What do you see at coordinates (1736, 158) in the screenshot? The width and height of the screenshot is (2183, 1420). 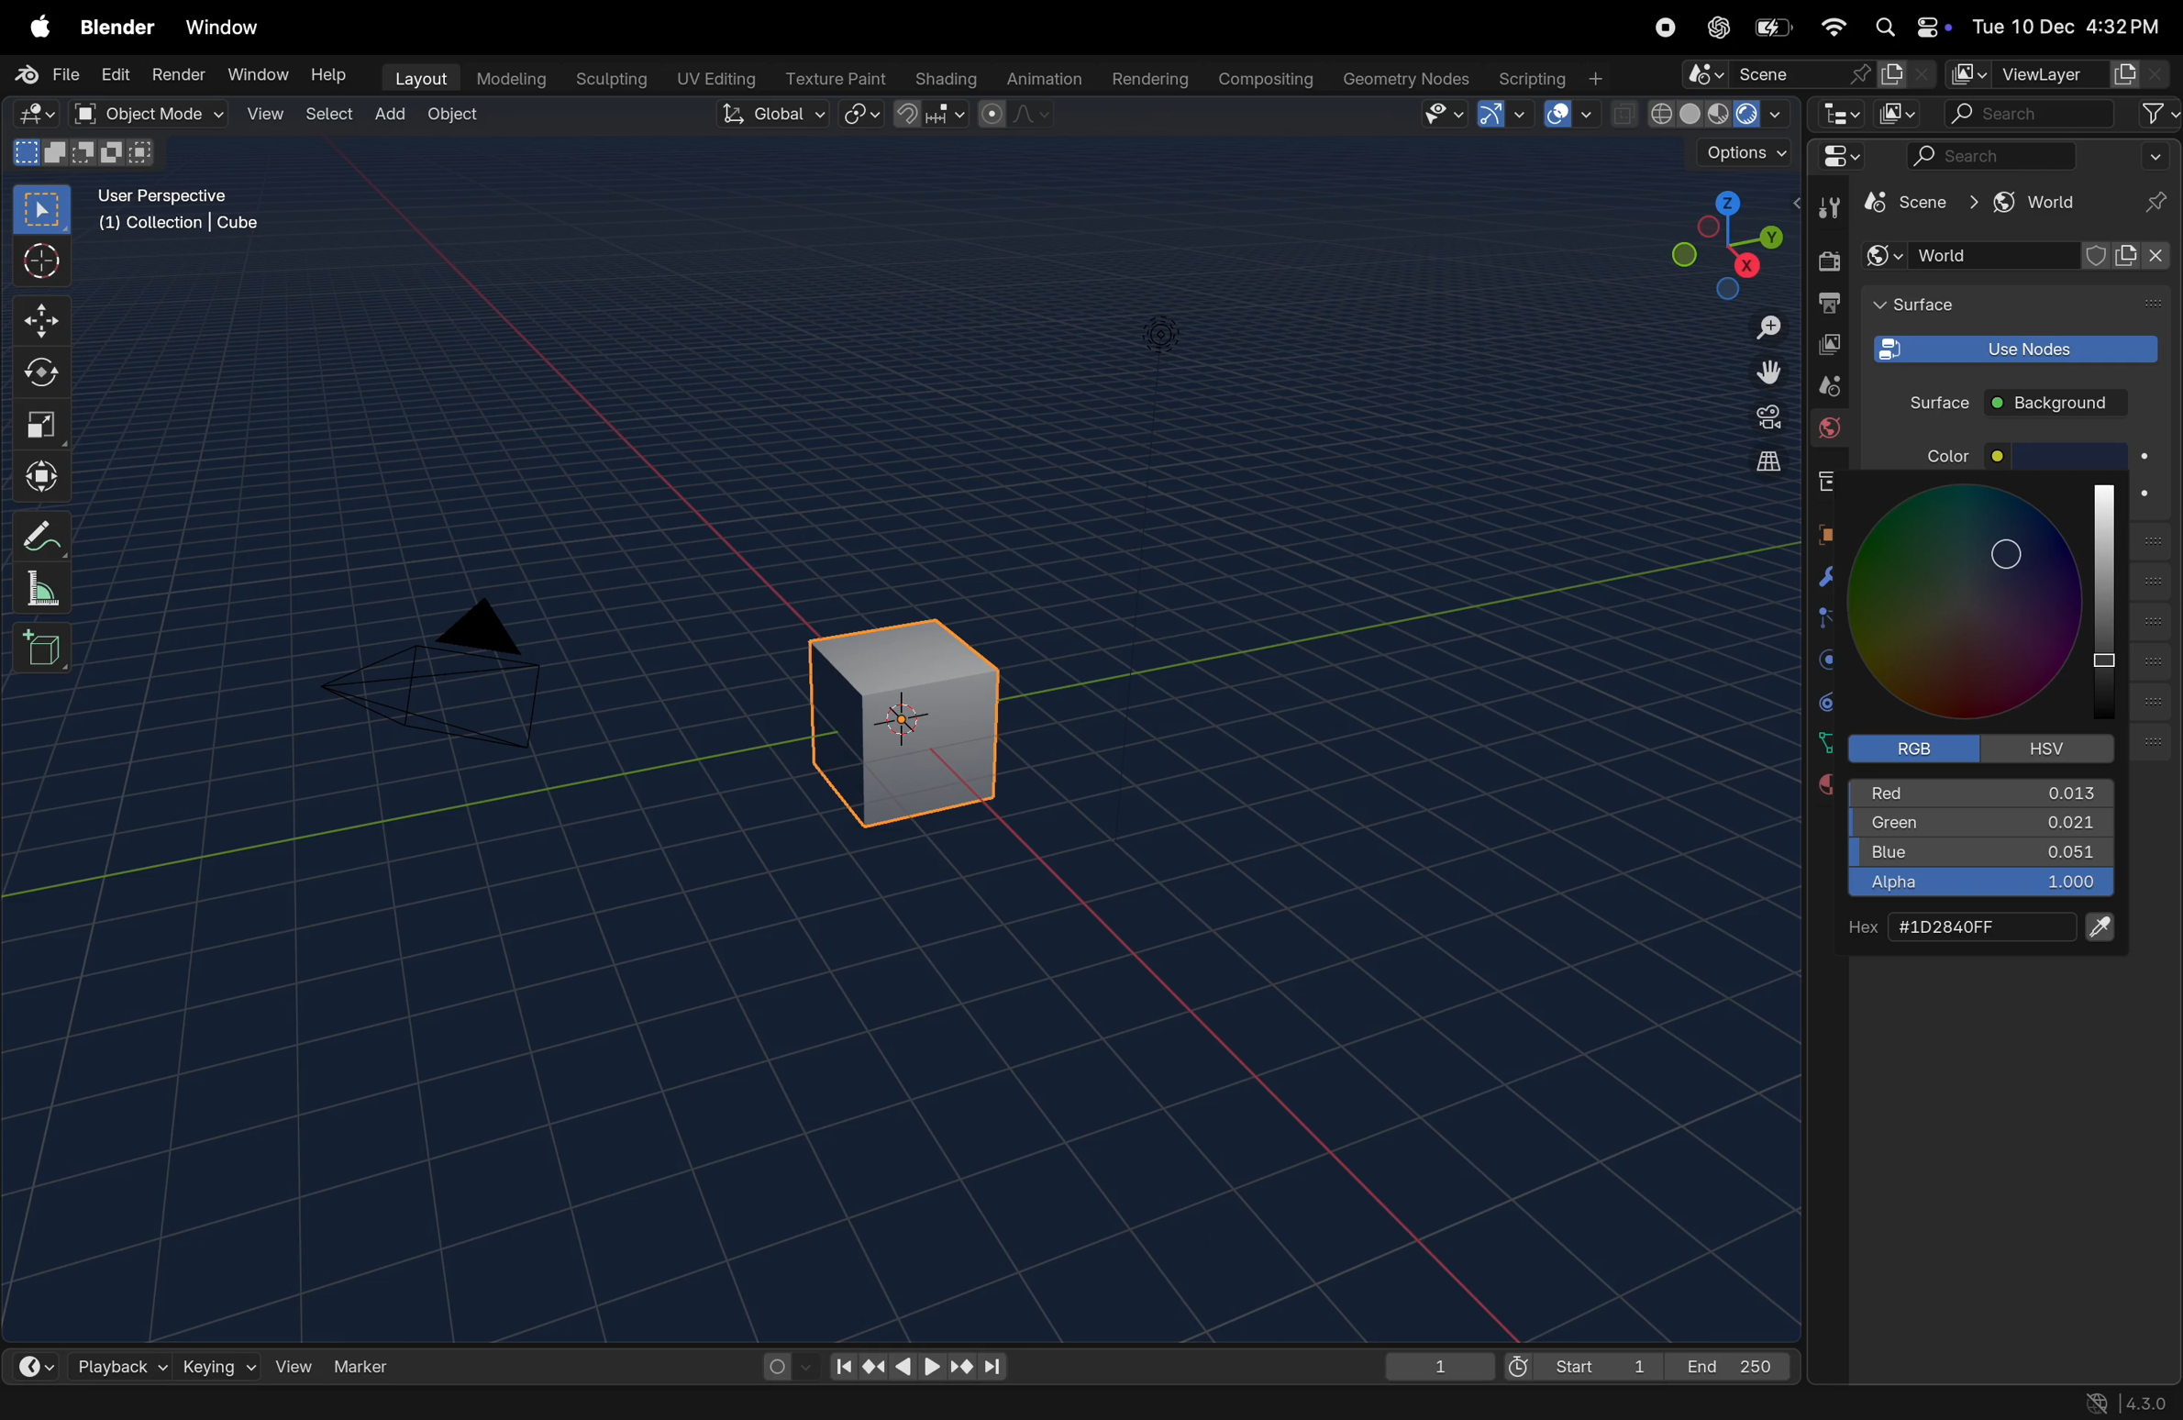 I see `options` at bounding box center [1736, 158].